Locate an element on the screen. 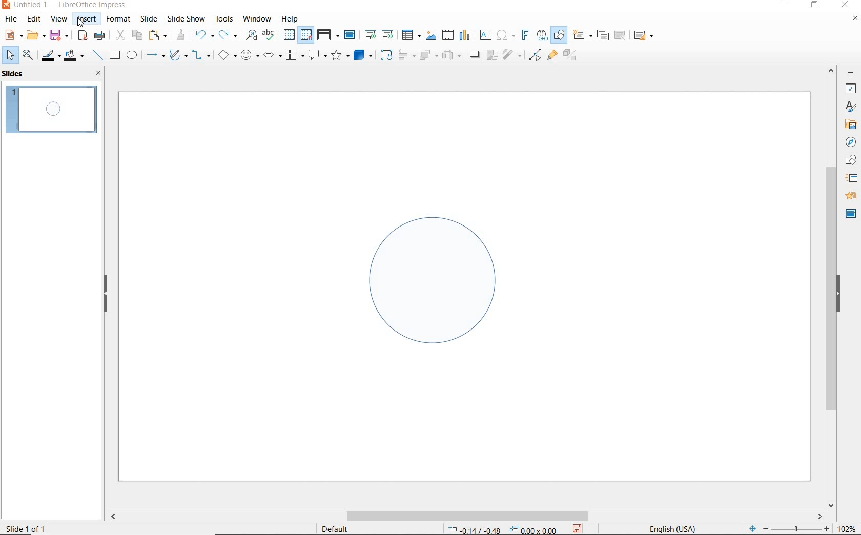 The height and width of the screenshot is (535, 861). zoom & pan is located at coordinates (29, 56).